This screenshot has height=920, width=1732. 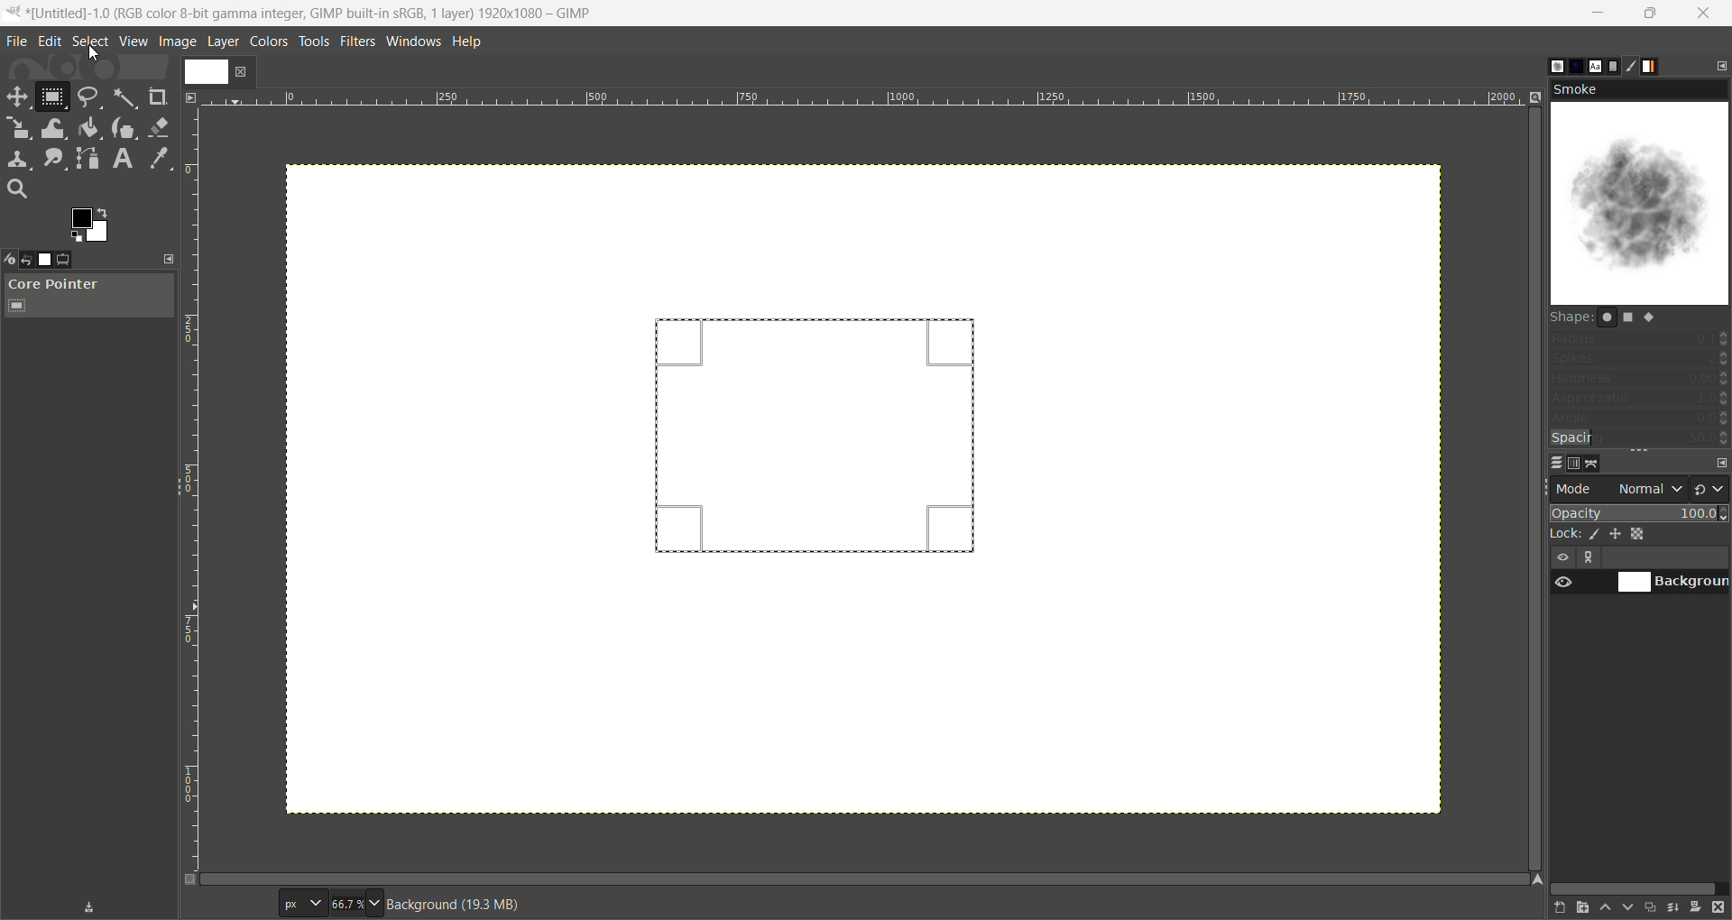 I want to click on normal, so click(x=1644, y=488).